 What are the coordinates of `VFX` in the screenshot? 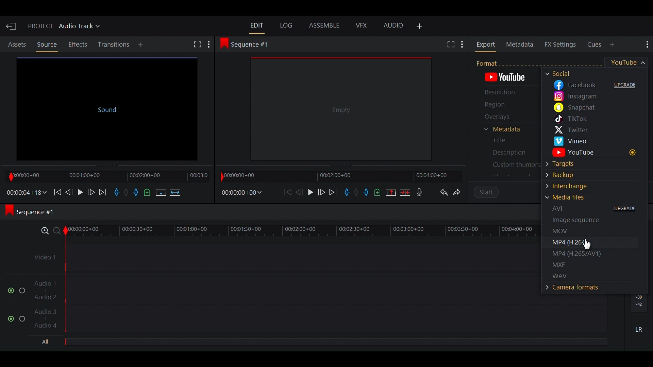 It's located at (361, 25).